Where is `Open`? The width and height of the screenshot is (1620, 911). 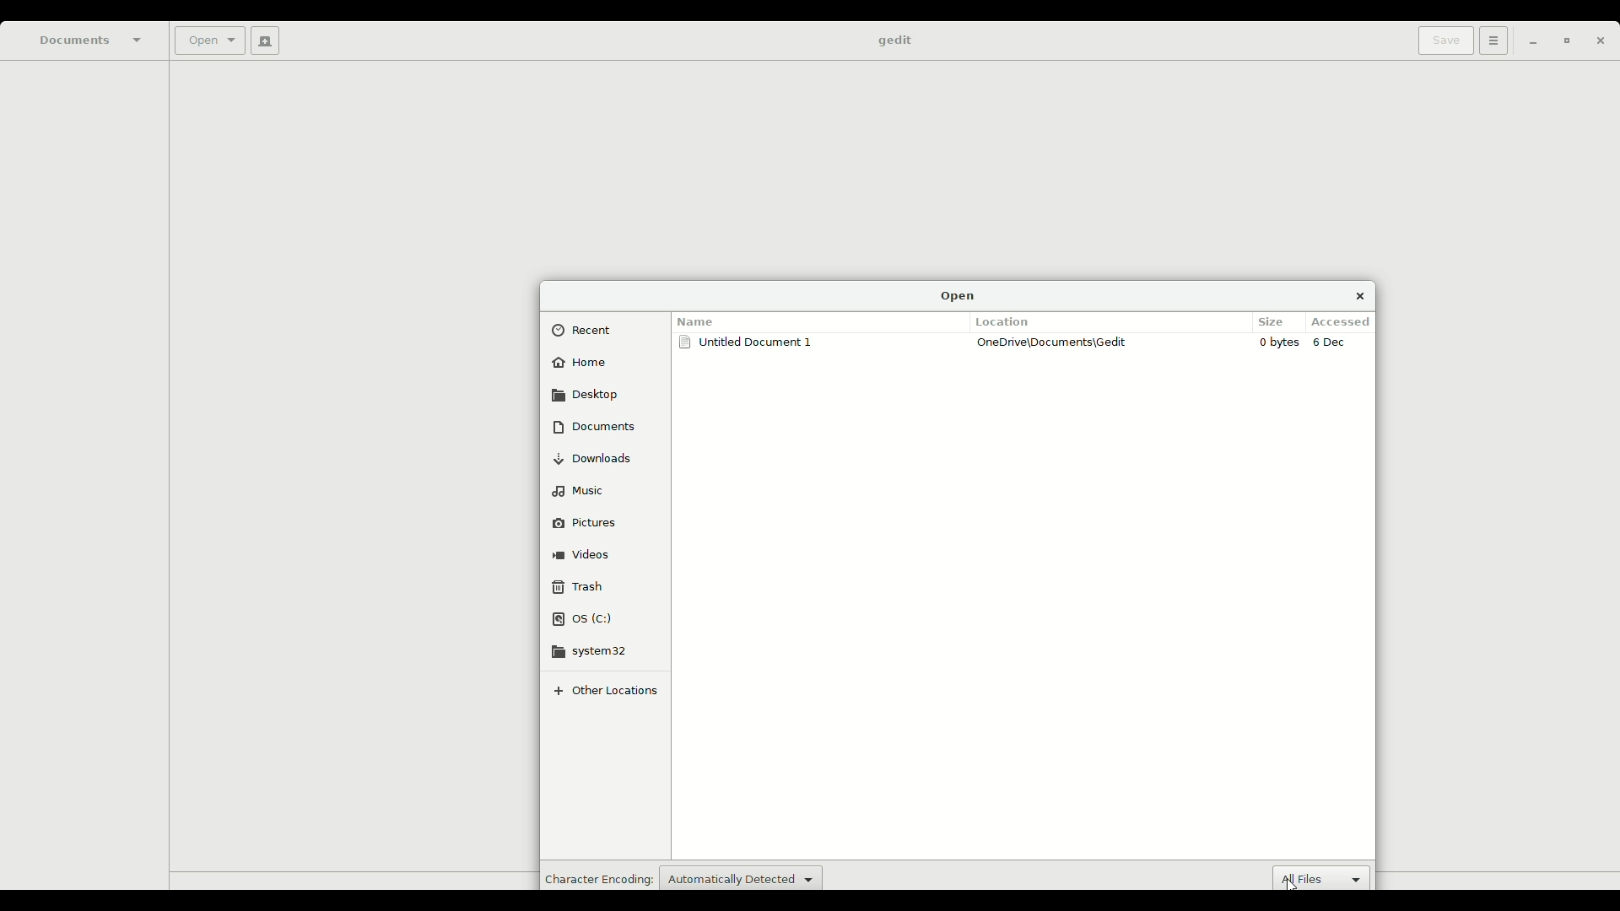
Open is located at coordinates (208, 42).